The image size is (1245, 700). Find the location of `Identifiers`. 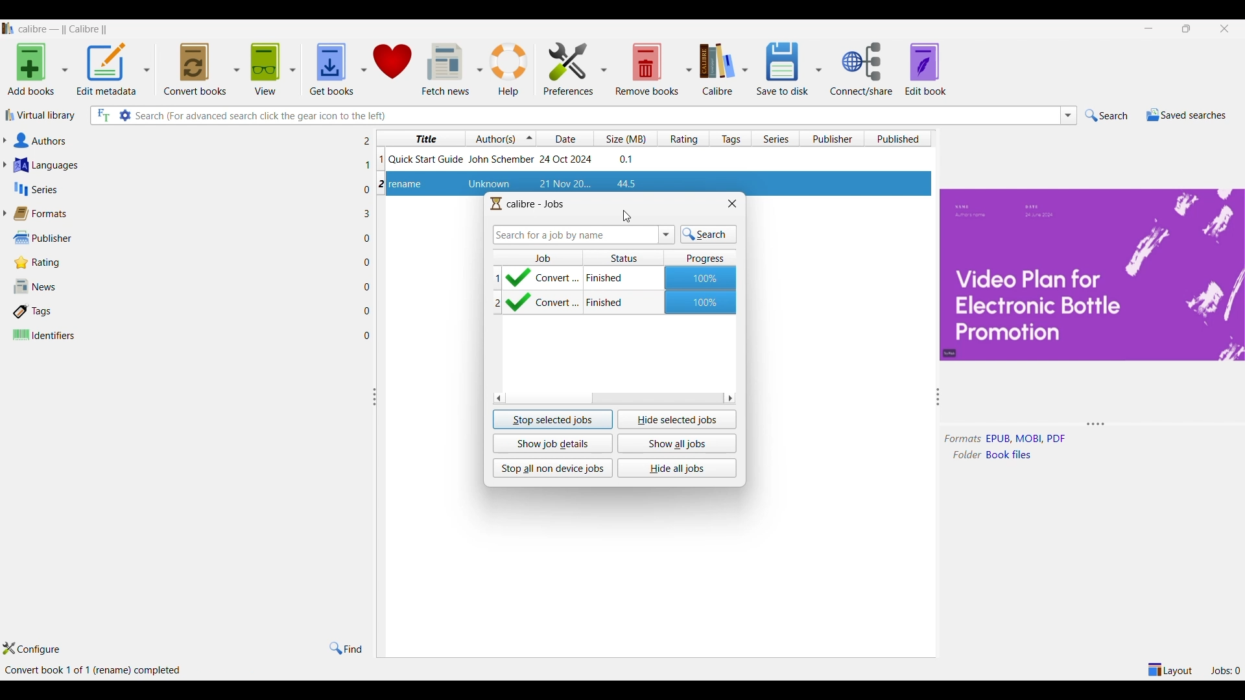

Identifiers is located at coordinates (184, 334).